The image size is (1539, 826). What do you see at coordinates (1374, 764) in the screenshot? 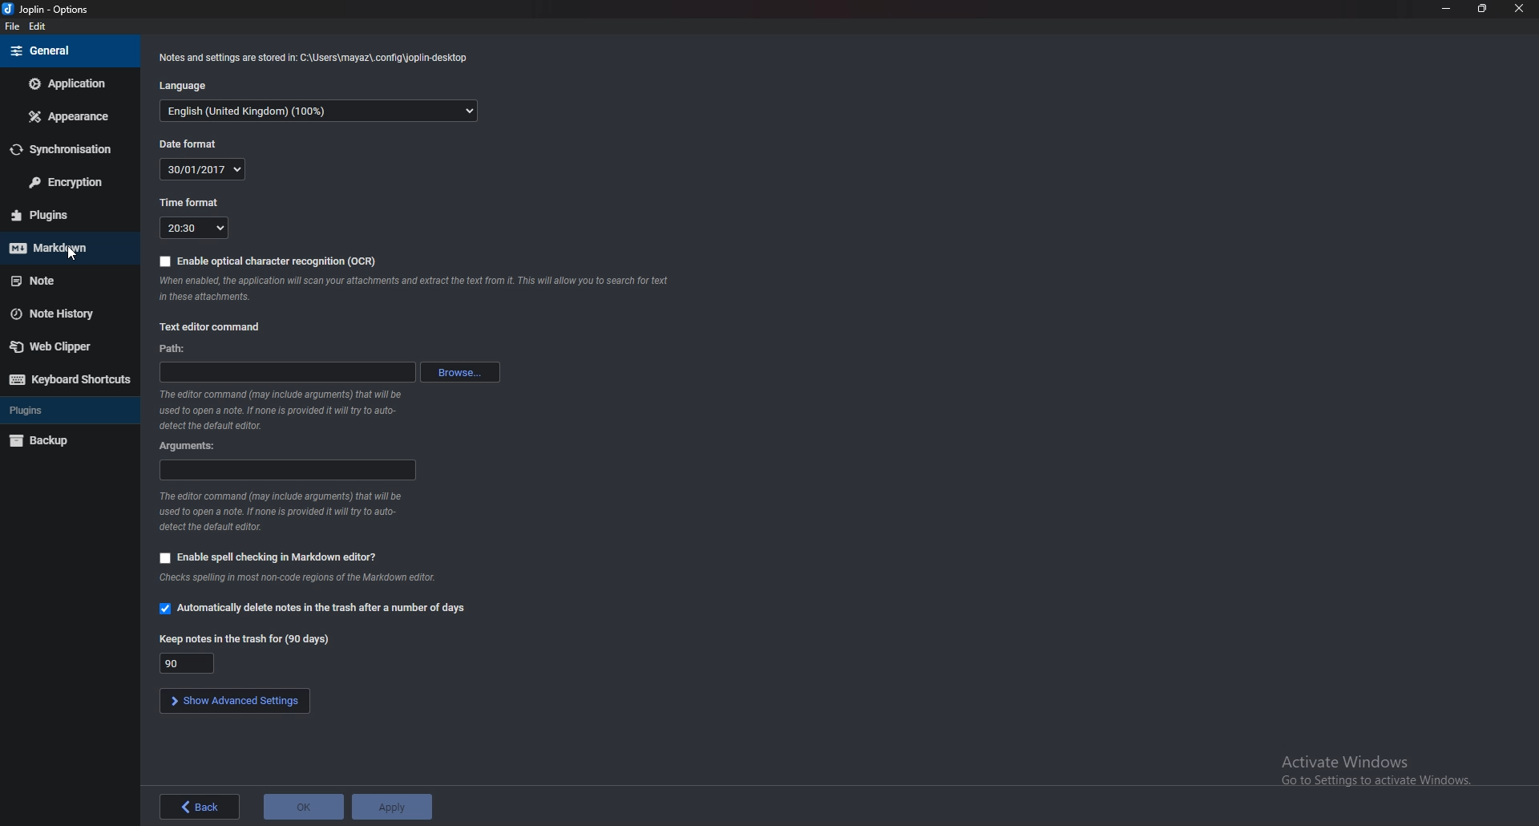
I see `activate windows message` at bounding box center [1374, 764].